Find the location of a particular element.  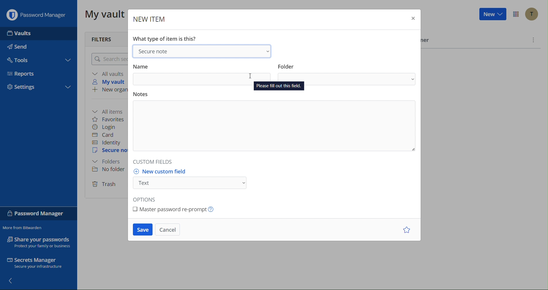

Close is located at coordinates (412, 18).